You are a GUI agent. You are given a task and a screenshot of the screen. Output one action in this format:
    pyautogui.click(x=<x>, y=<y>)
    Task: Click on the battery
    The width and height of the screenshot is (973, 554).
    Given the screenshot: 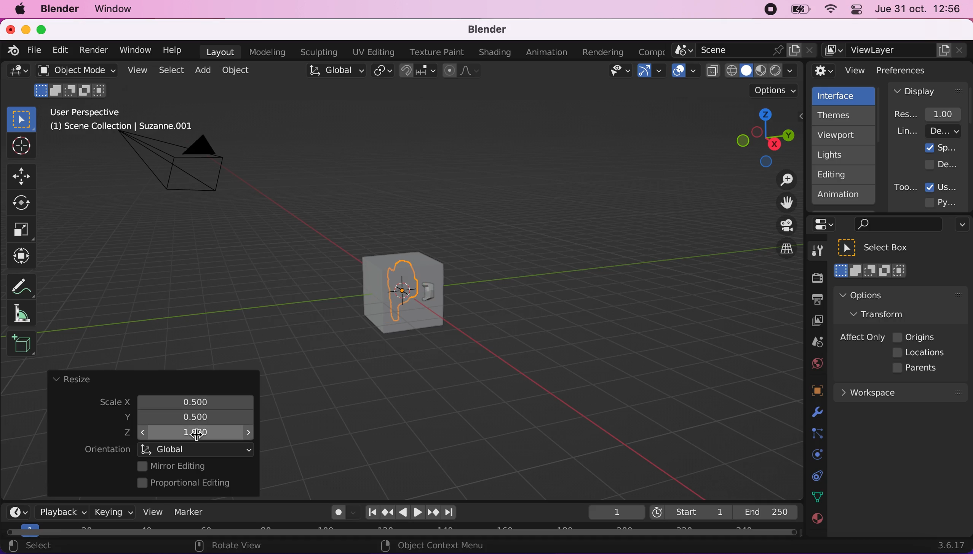 What is the action you would take?
    pyautogui.click(x=797, y=11)
    